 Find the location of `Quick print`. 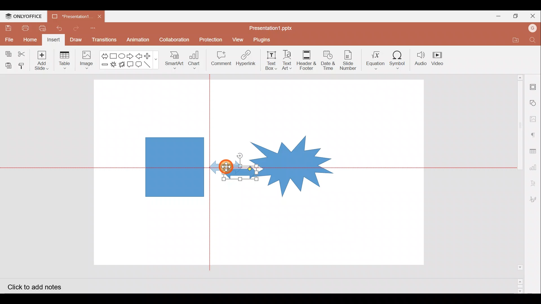

Quick print is located at coordinates (44, 29).